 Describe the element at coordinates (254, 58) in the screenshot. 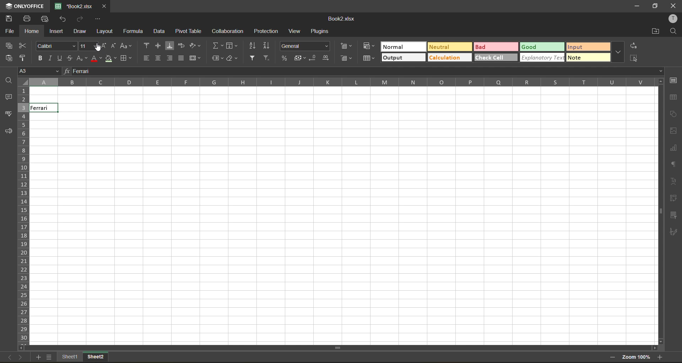

I see `filter` at that location.